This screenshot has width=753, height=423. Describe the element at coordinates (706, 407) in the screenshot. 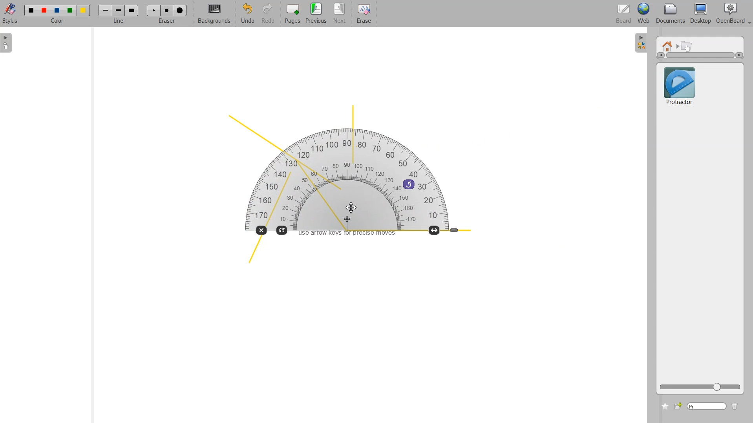

I see `Type window` at that location.